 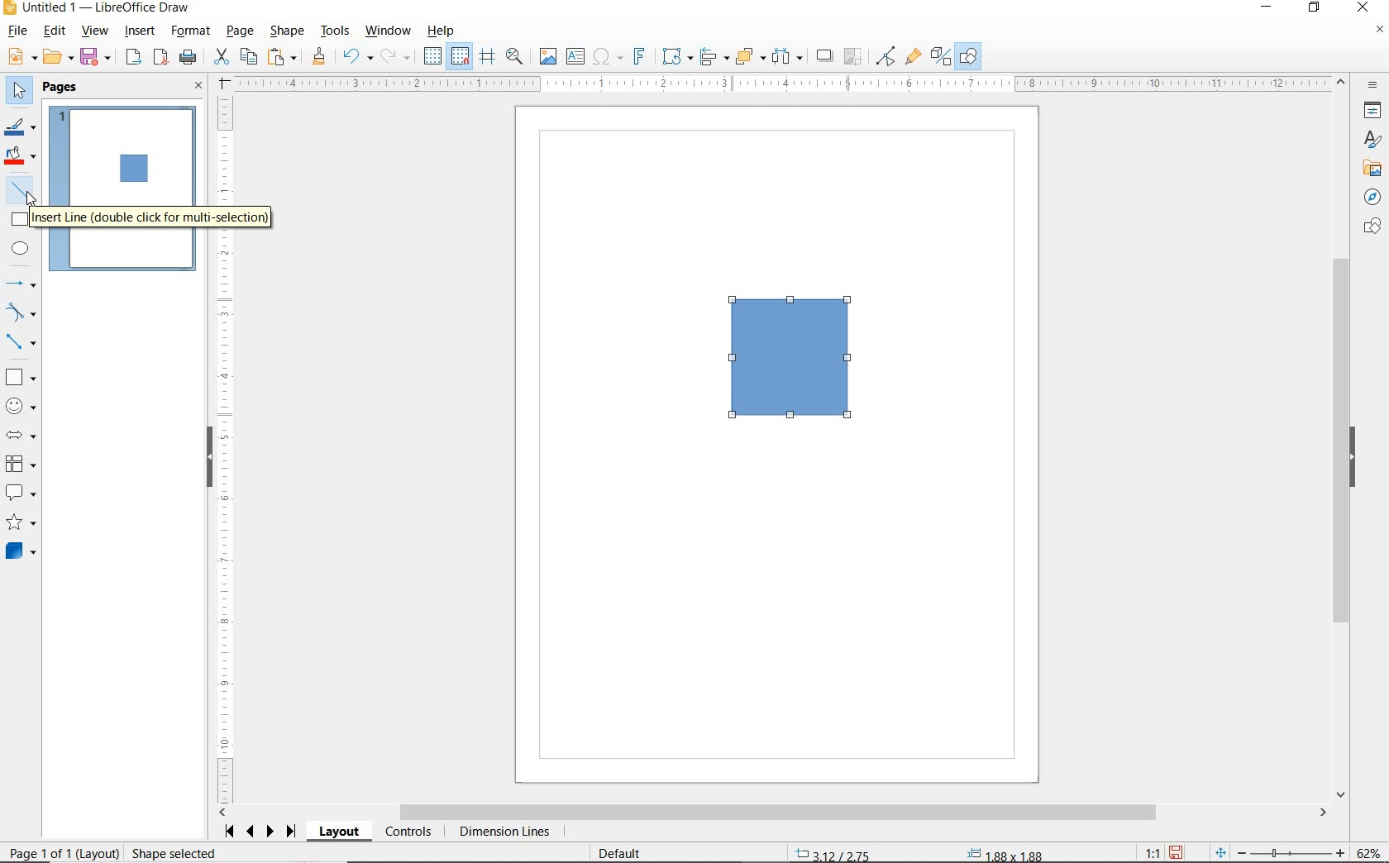 What do you see at coordinates (434, 57) in the screenshot?
I see `DISPLAY GRID` at bounding box center [434, 57].